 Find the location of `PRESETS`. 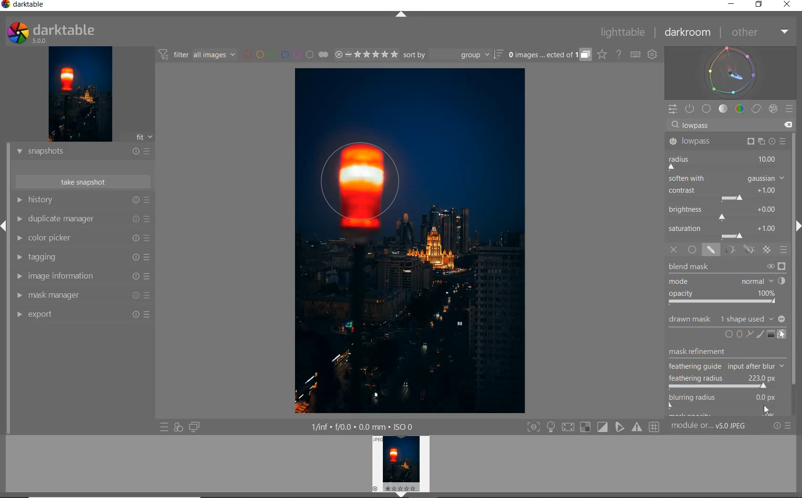

PRESETS is located at coordinates (790, 110).